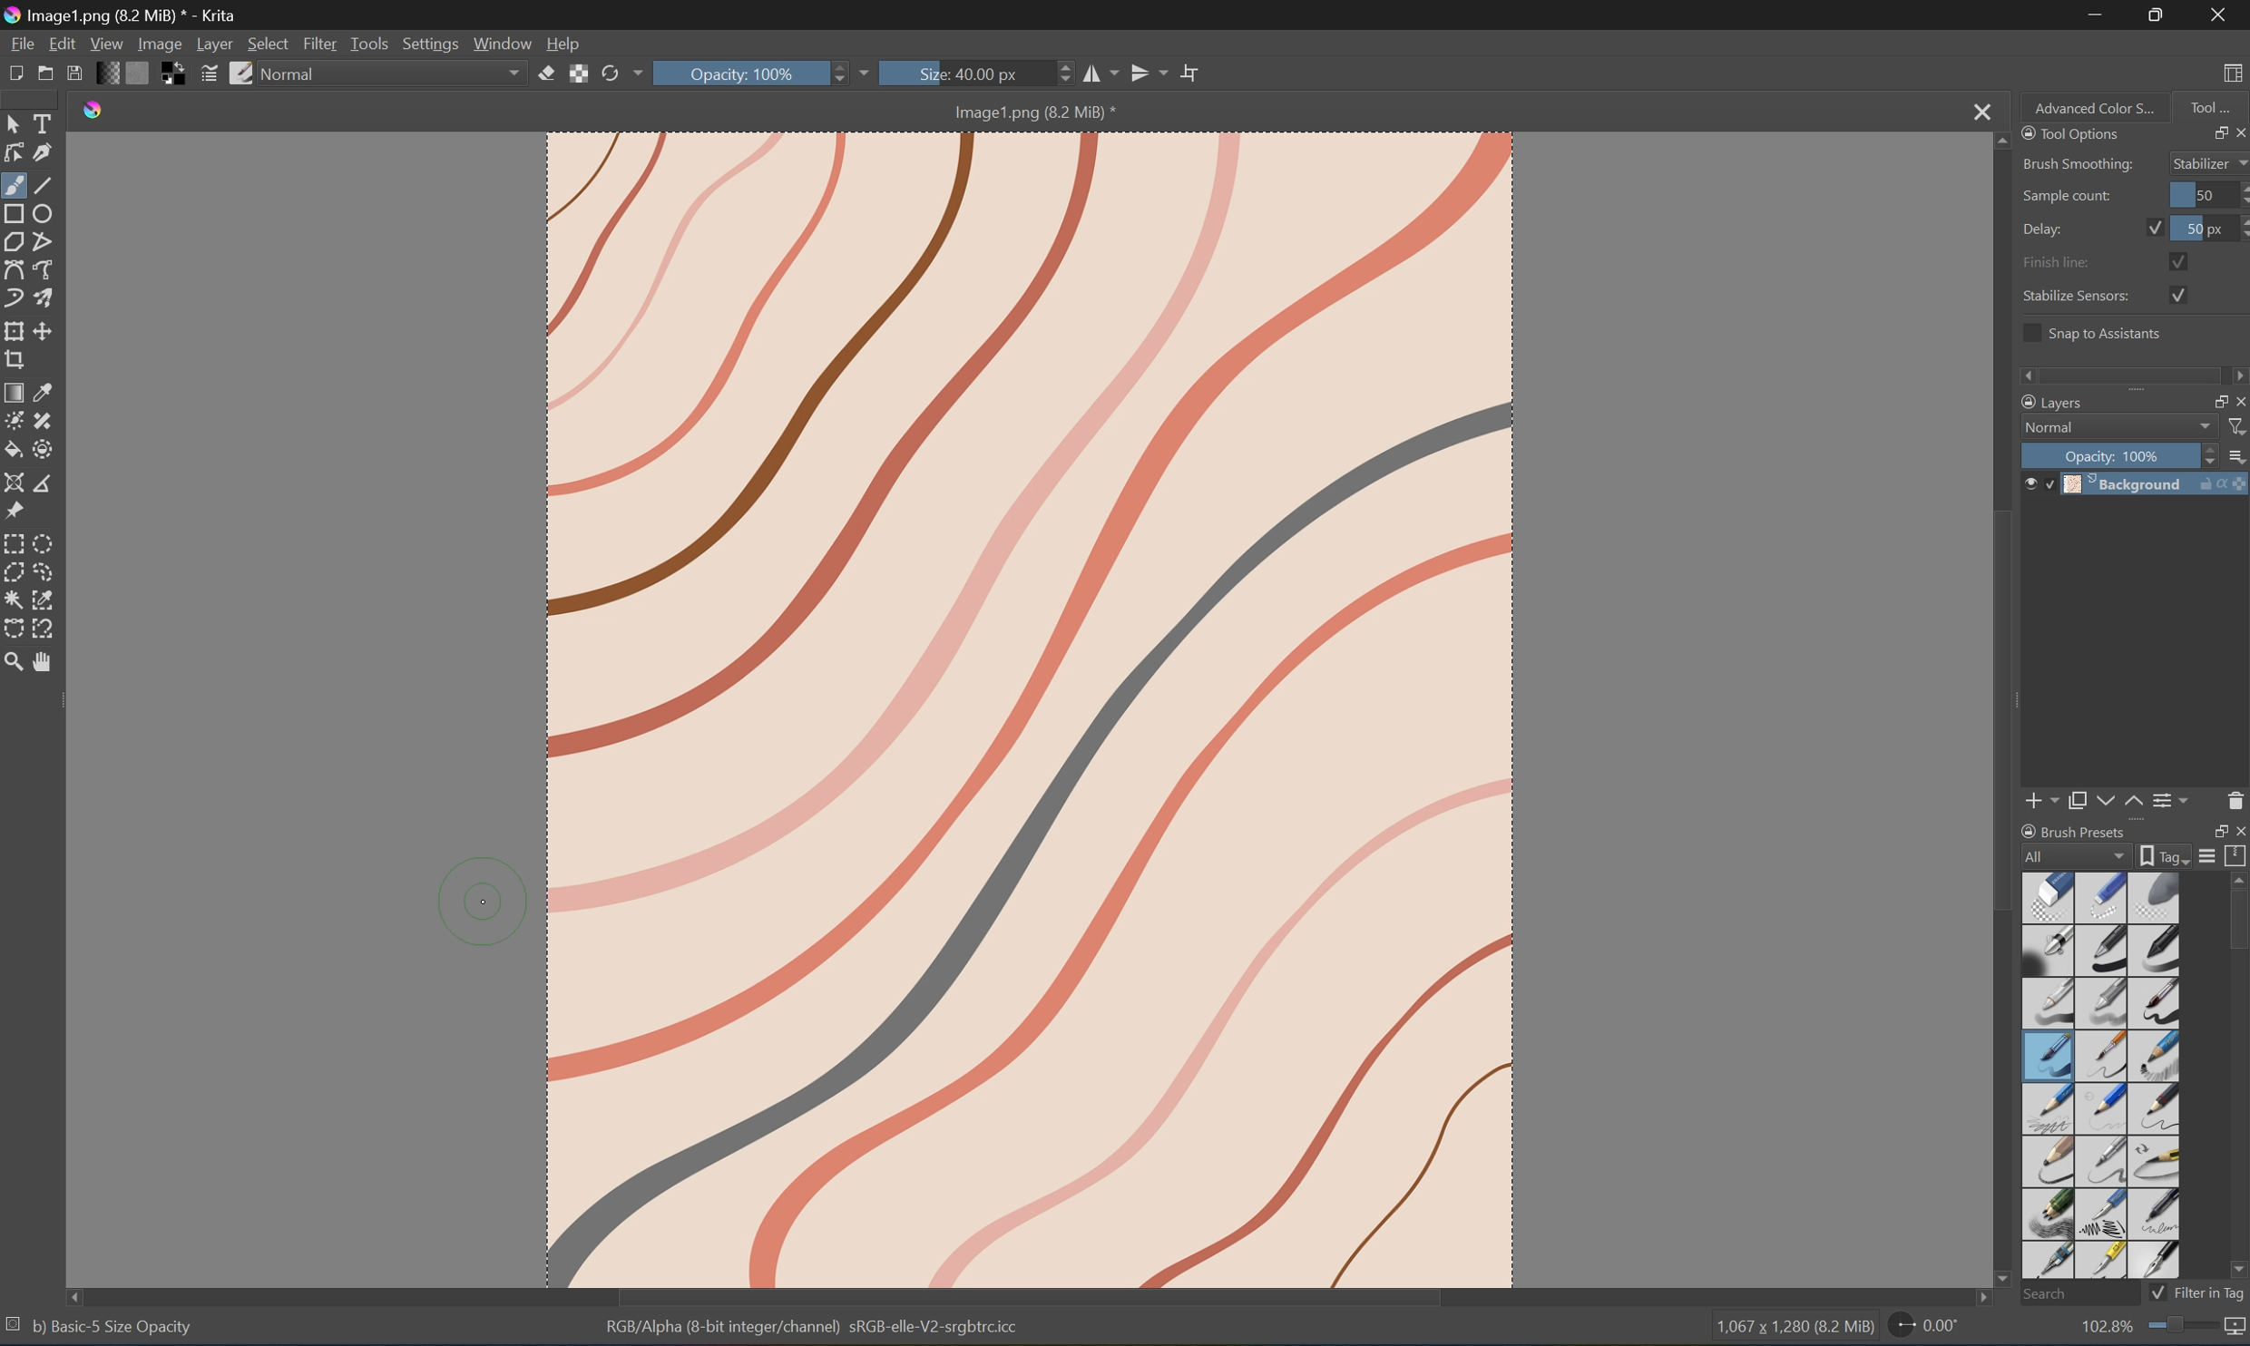 The height and width of the screenshot is (1346, 2250). What do you see at coordinates (15, 571) in the screenshot?
I see `Polygonal selection tool` at bounding box center [15, 571].